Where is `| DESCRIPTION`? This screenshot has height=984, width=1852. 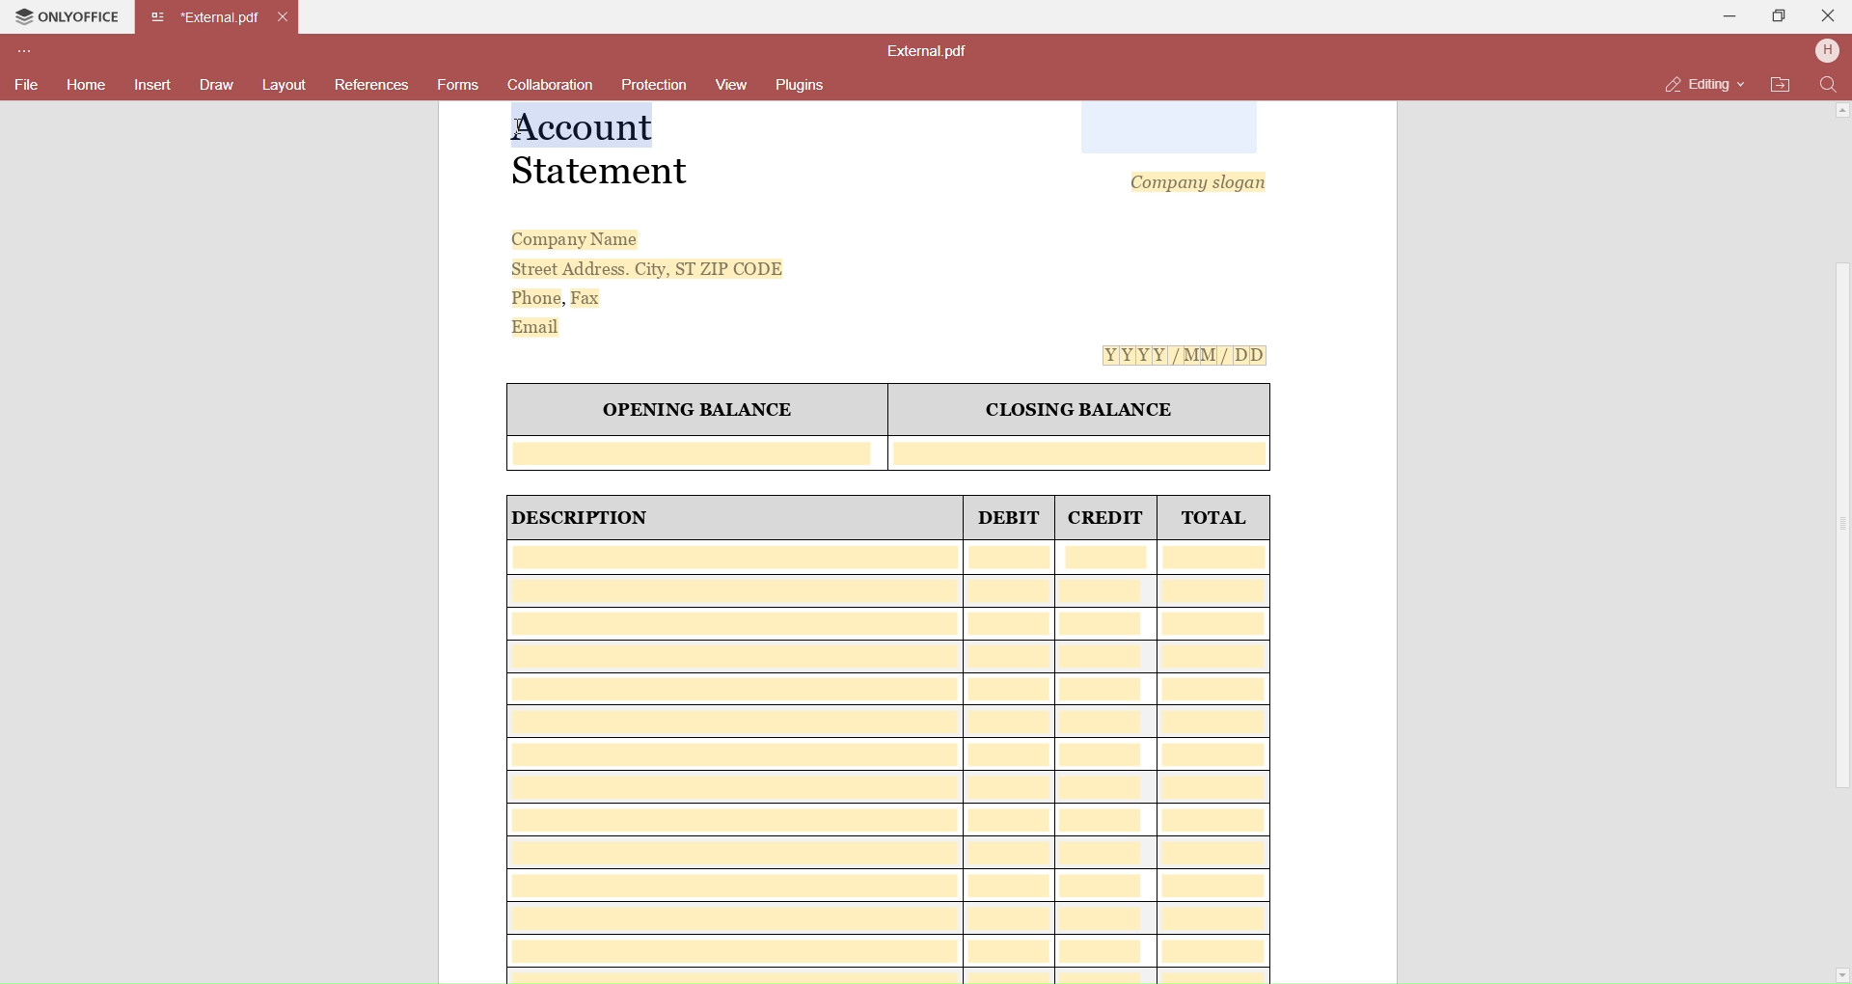 | DESCRIPTION is located at coordinates (583, 518).